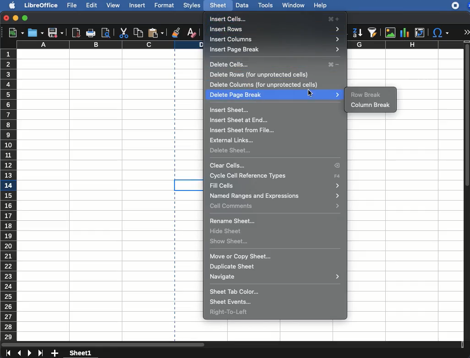  Describe the element at coordinates (321, 6) in the screenshot. I see `help` at that location.